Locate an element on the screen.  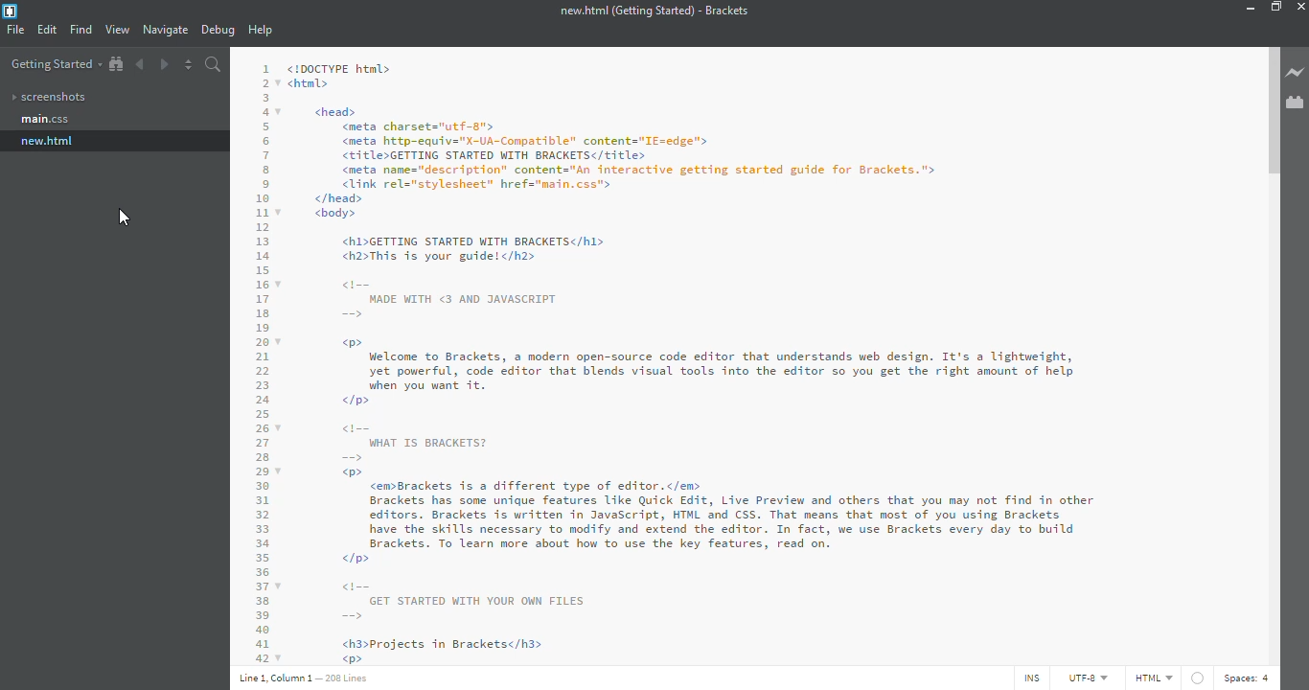
code lines is located at coordinates (259, 358).